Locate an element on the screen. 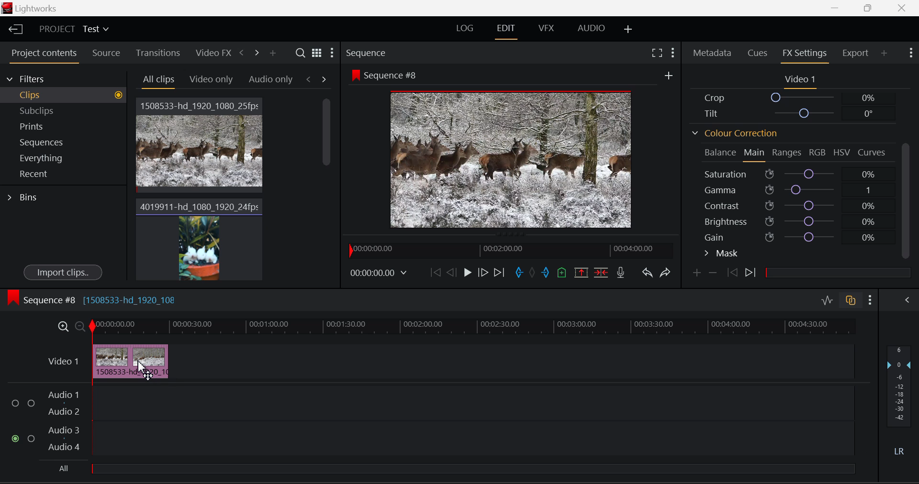 The width and height of the screenshot is (919, 484). Add Keyframe is located at coordinates (697, 274).